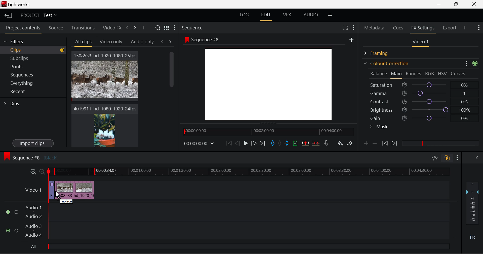 The width and height of the screenshot is (483, 254). What do you see at coordinates (111, 28) in the screenshot?
I see `Video FX` at bounding box center [111, 28].